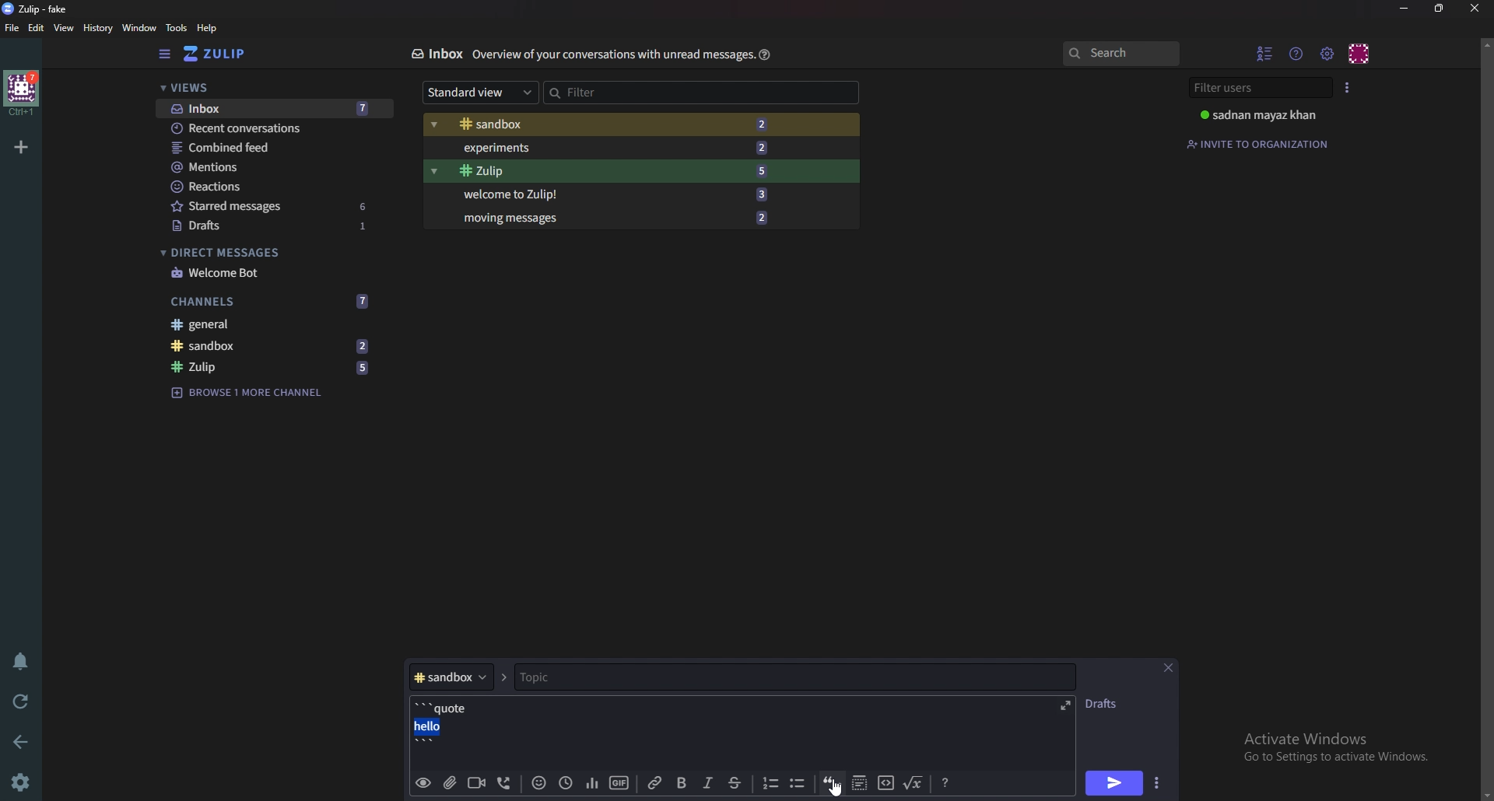  Describe the element at coordinates (25, 740) in the screenshot. I see `back` at that location.